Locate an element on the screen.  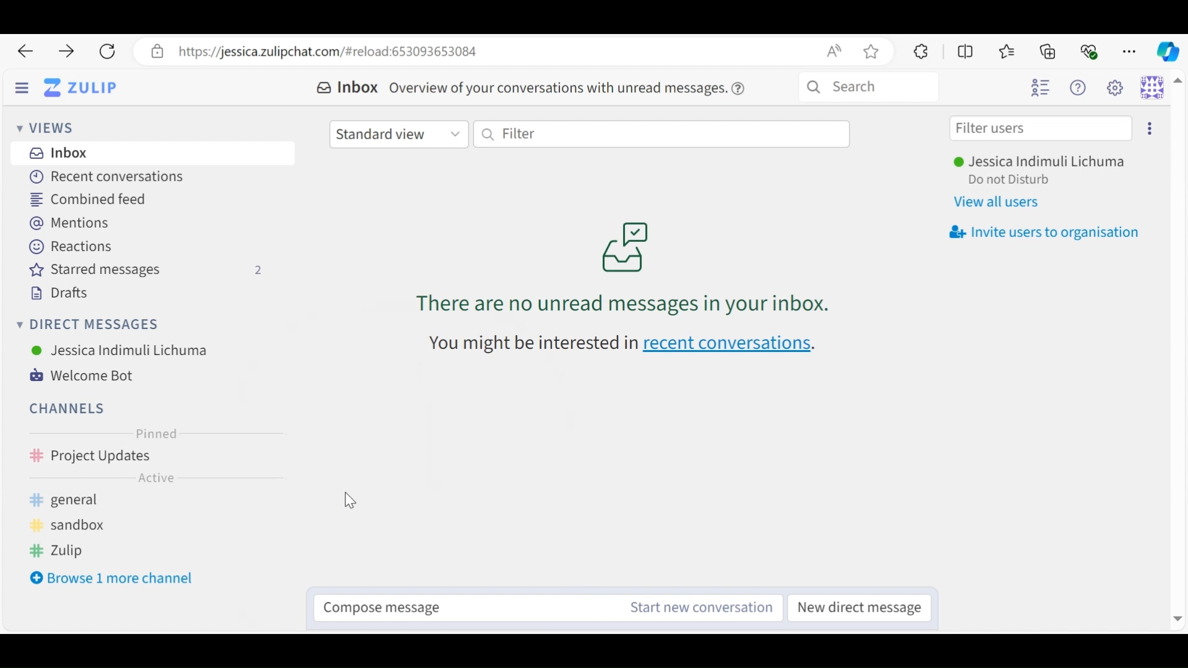
Reload is located at coordinates (106, 52).